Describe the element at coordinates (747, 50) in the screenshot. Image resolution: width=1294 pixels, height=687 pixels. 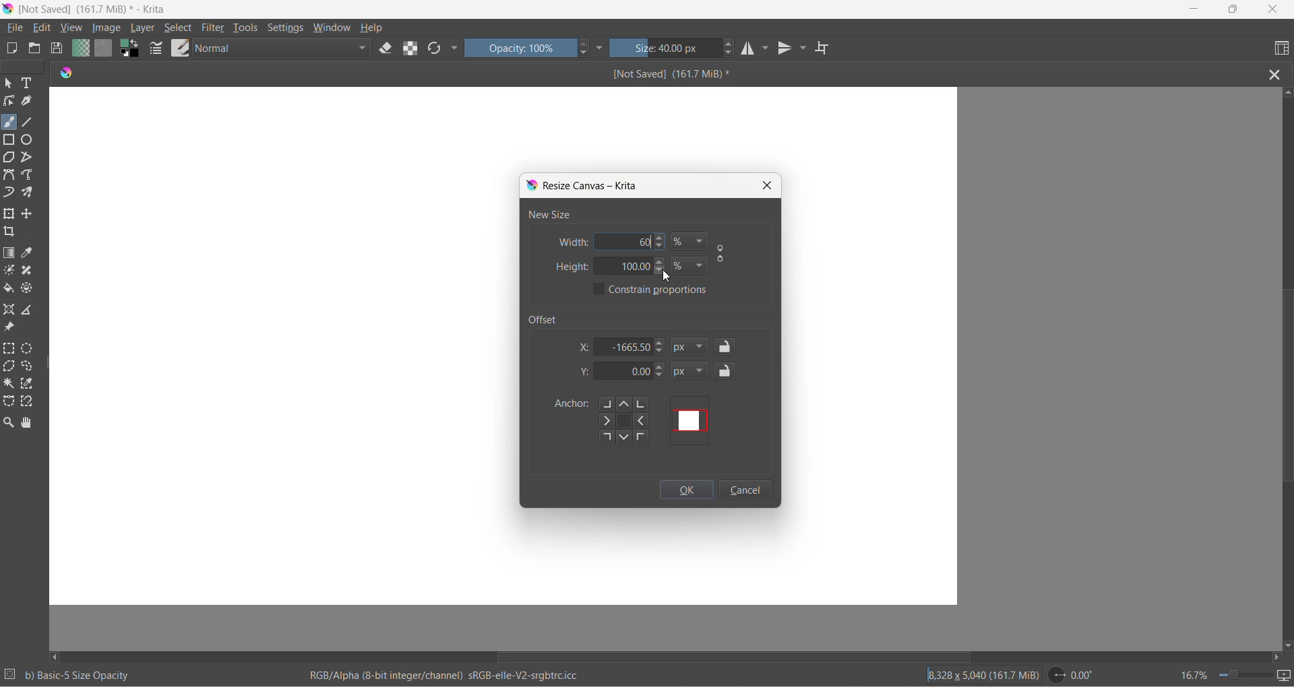
I see `horizontal mirror tool` at that location.